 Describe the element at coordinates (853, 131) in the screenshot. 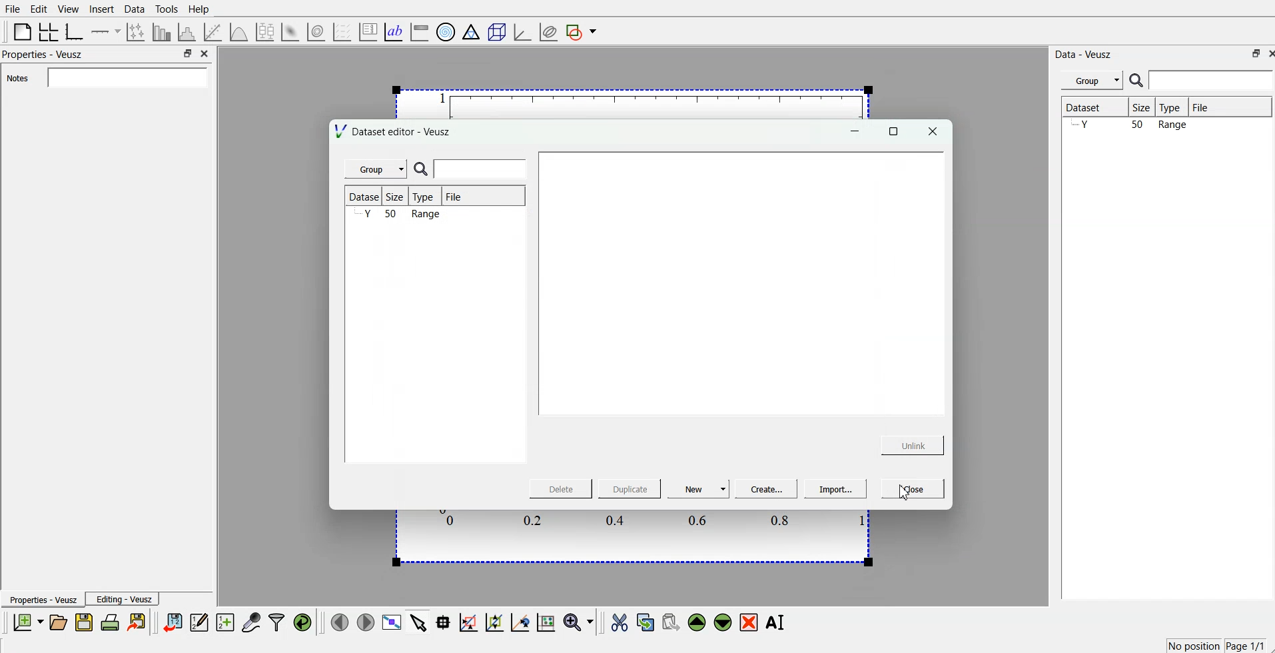

I see `minimise` at that location.